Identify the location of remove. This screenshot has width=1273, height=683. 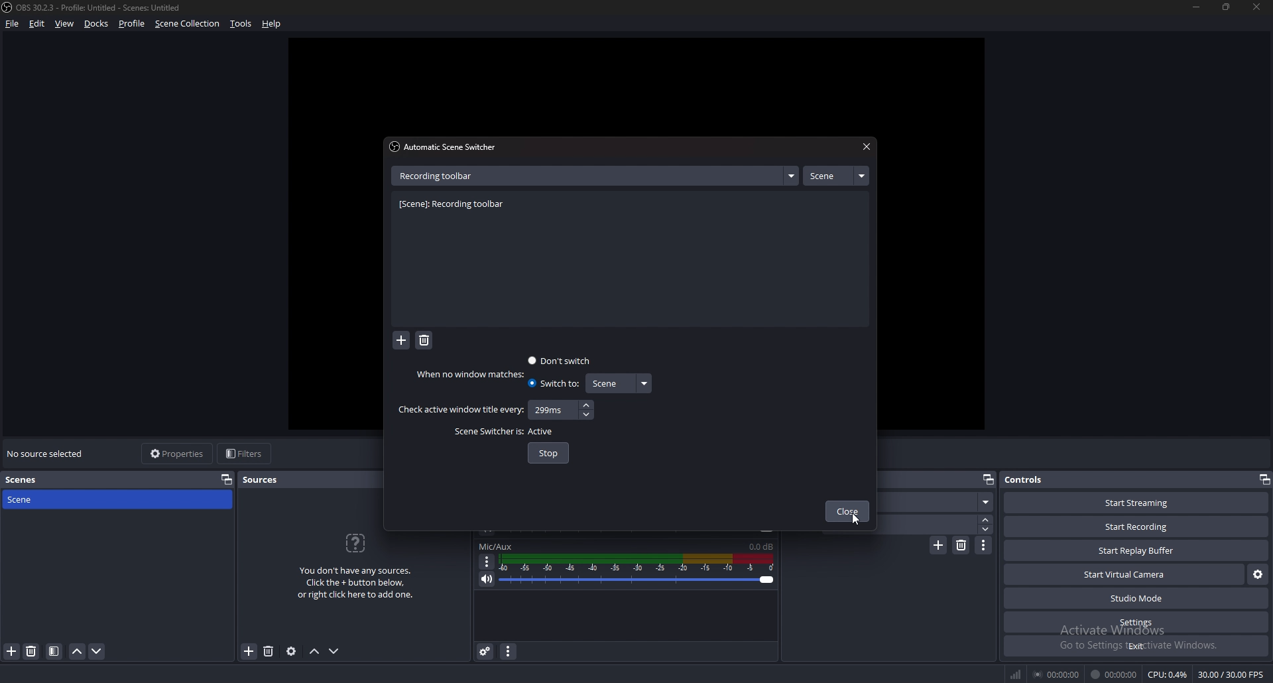
(424, 341).